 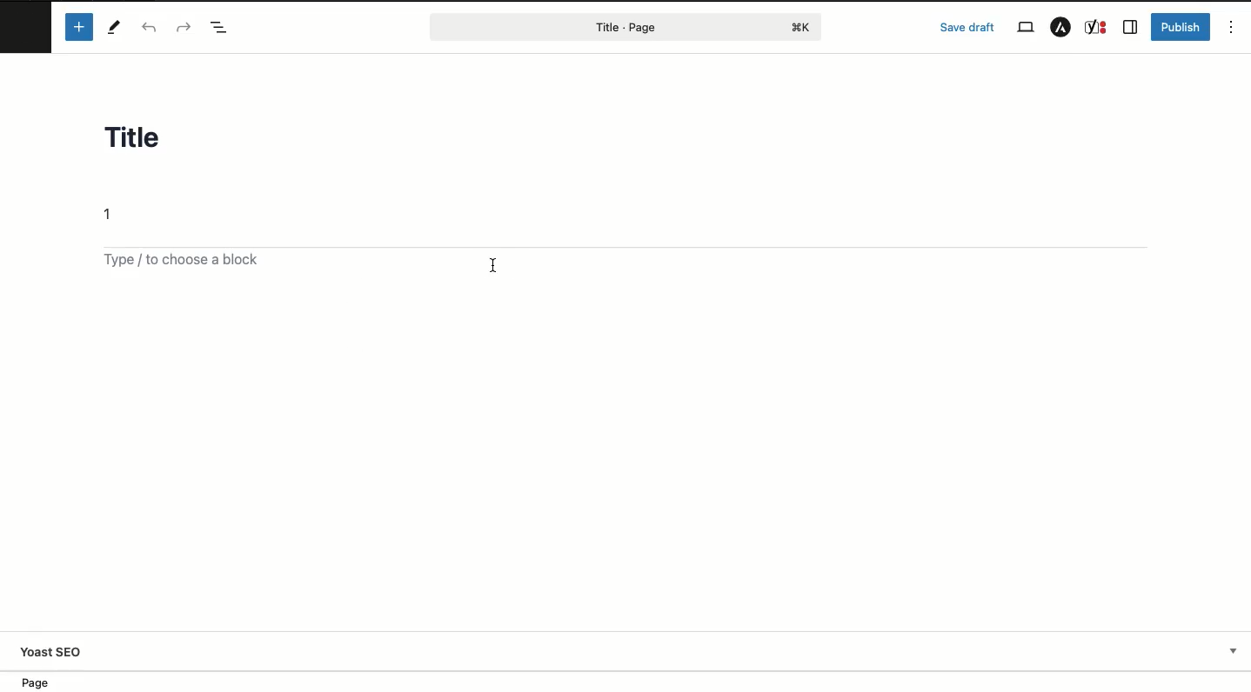 What do you see at coordinates (1182, 27) in the screenshot?
I see `Publish` at bounding box center [1182, 27].